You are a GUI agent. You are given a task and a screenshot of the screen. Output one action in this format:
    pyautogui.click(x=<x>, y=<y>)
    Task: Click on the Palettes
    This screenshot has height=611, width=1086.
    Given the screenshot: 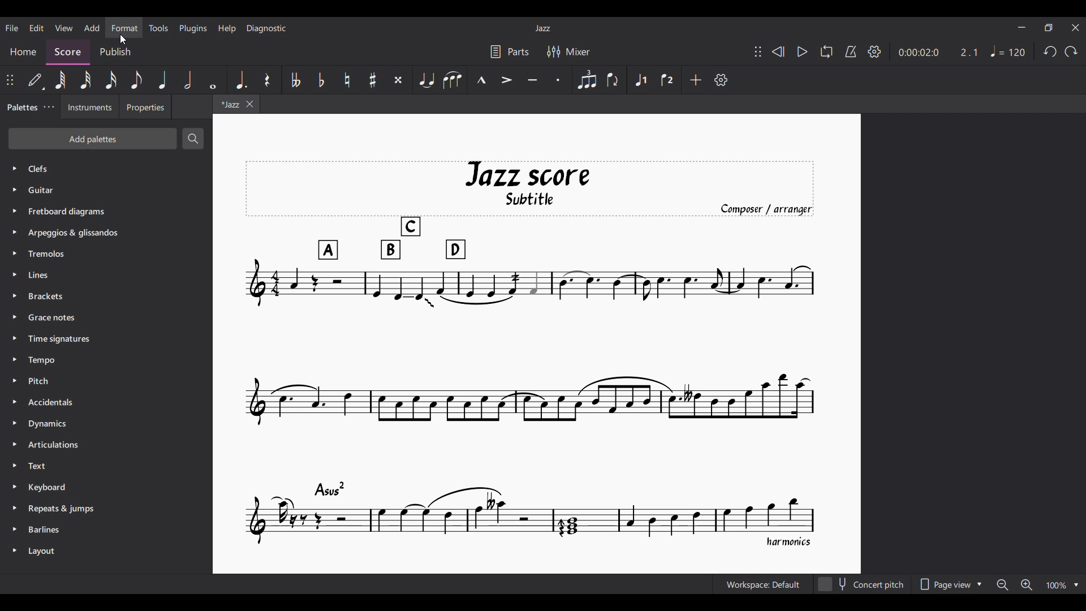 What is the action you would take?
    pyautogui.click(x=23, y=107)
    